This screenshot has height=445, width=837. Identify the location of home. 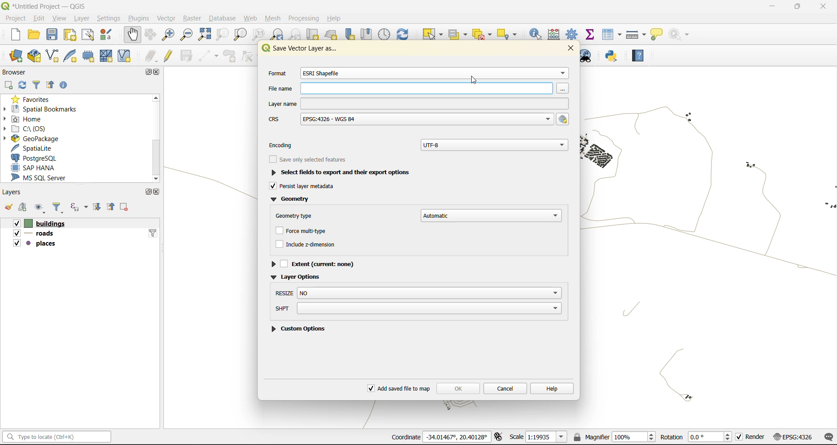
(26, 119).